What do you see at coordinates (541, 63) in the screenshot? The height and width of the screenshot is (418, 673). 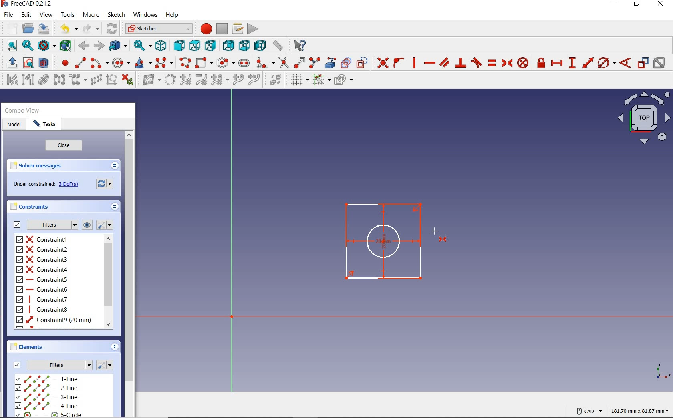 I see `constrain lock` at bounding box center [541, 63].